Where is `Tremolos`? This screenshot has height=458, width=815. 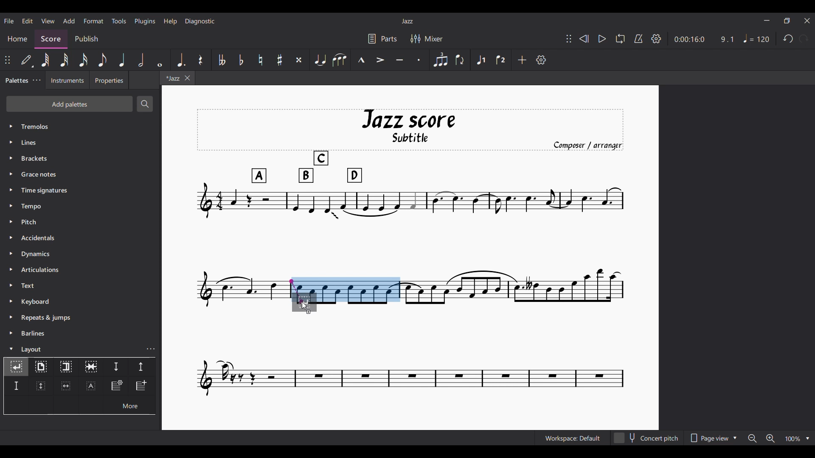
Tremolos is located at coordinates (81, 126).